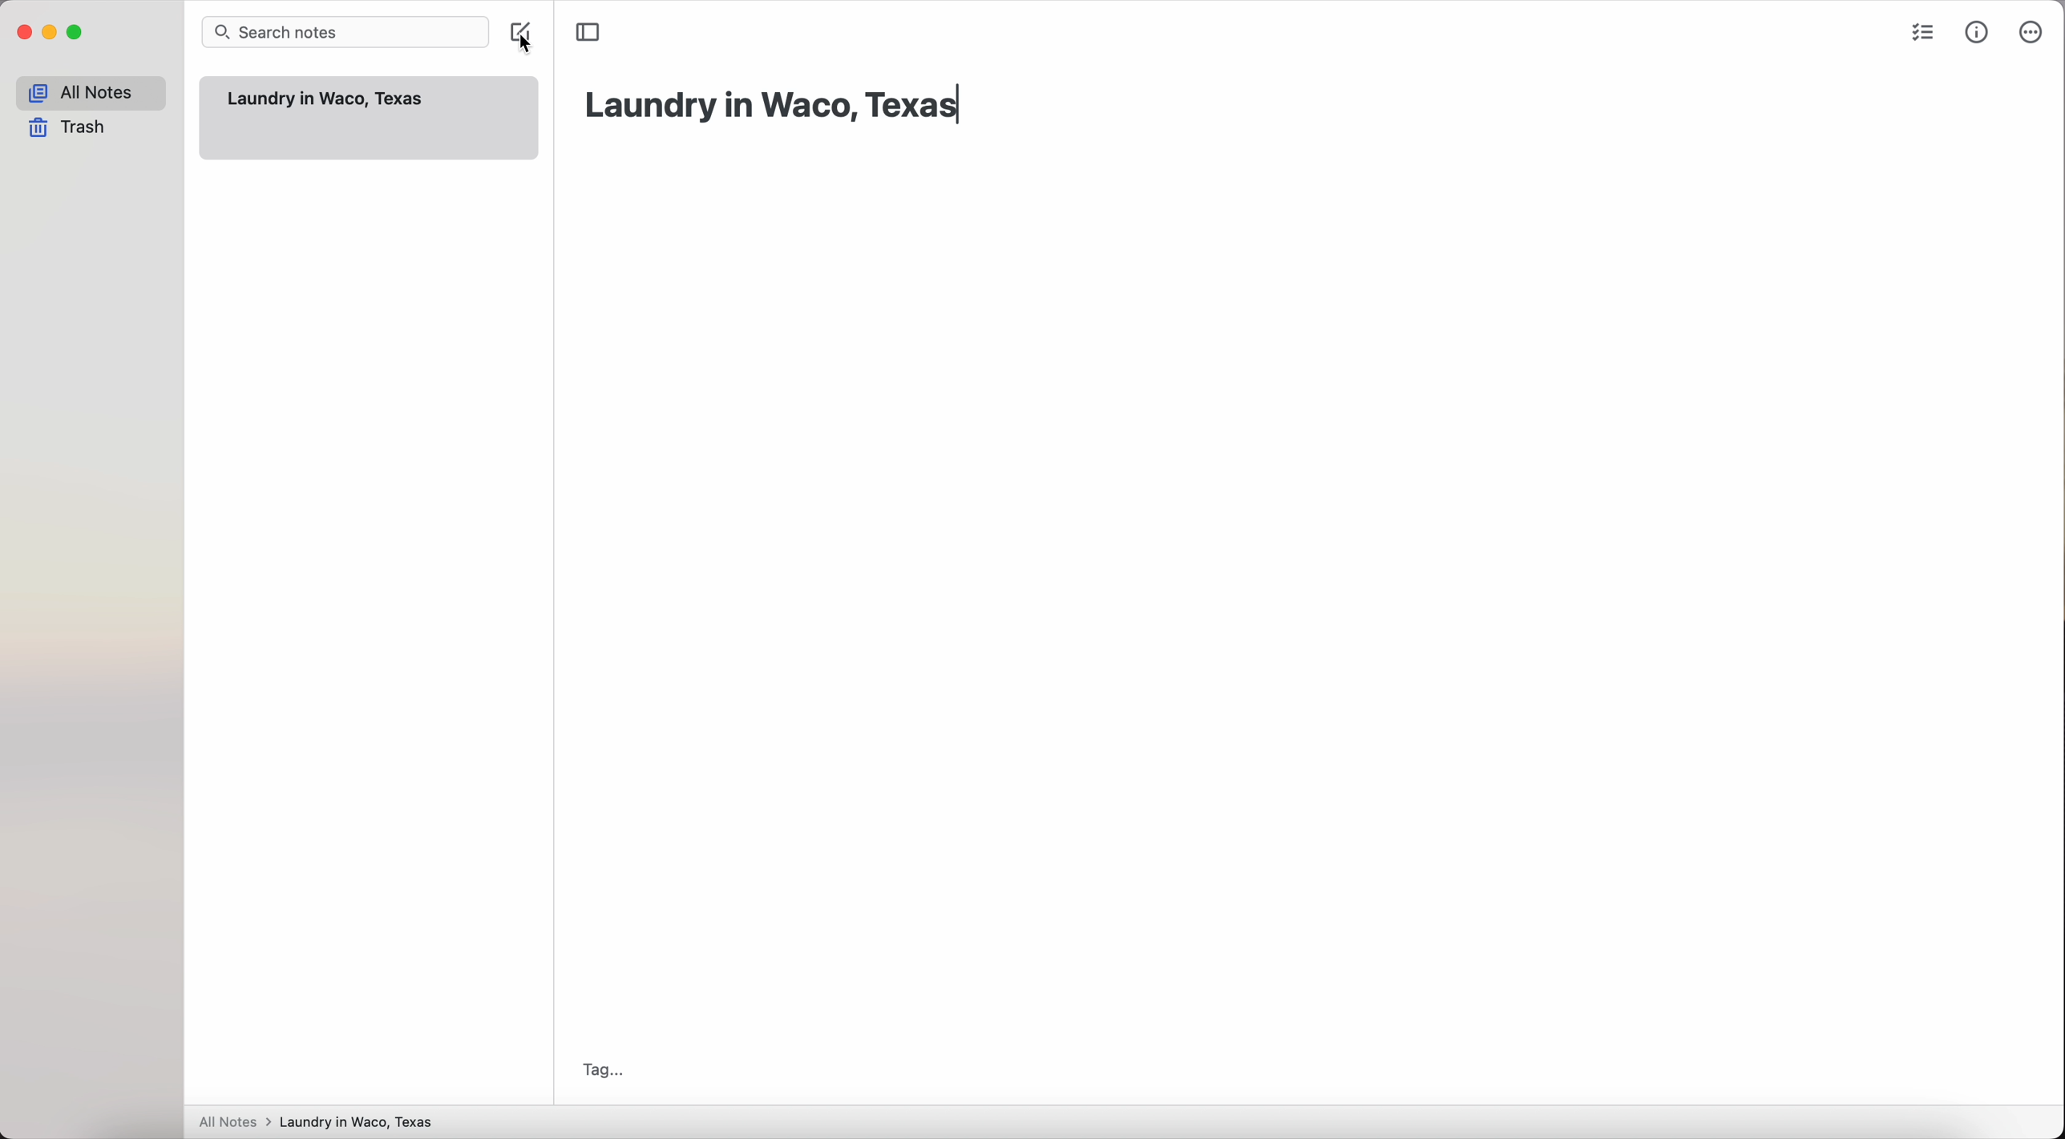  What do you see at coordinates (588, 32) in the screenshot?
I see `toggle sidebar` at bounding box center [588, 32].